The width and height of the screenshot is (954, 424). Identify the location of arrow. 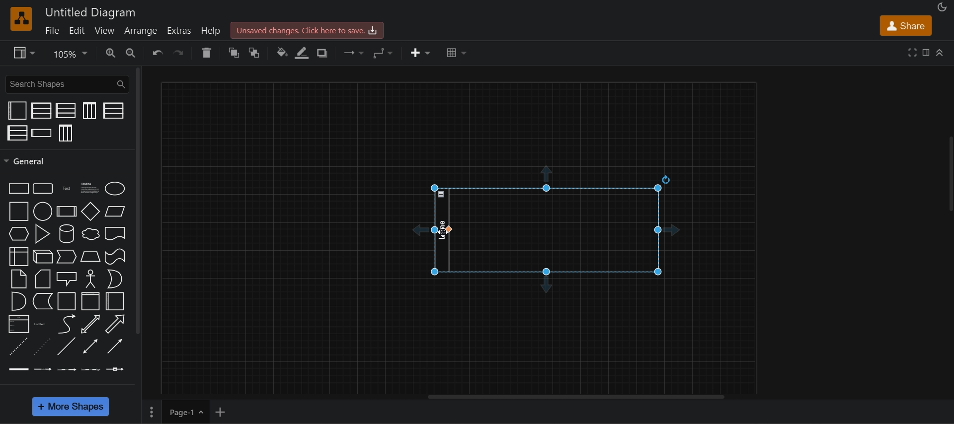
(116, 324).